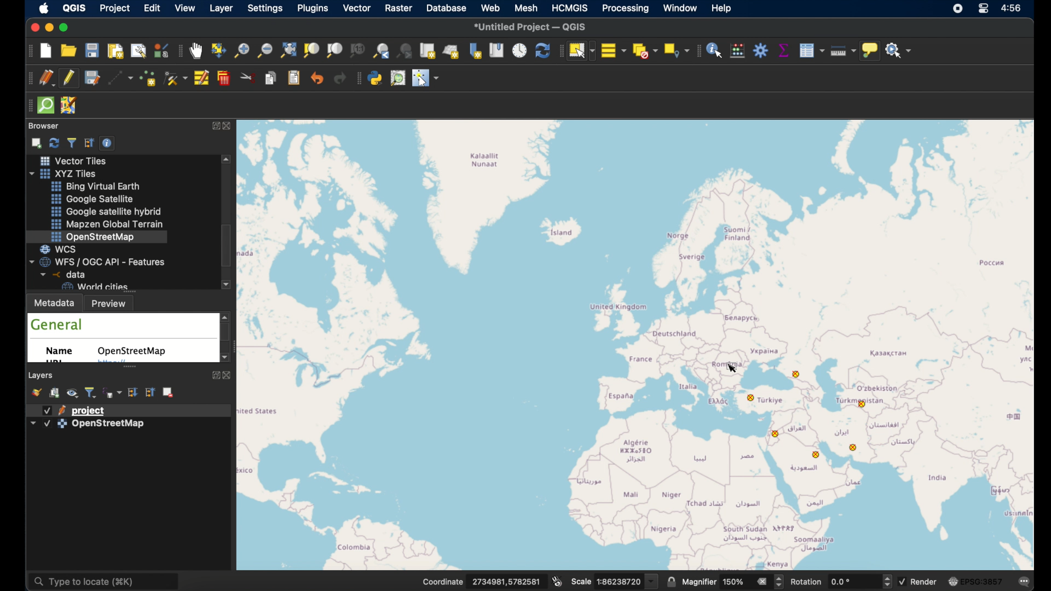 This screenshot has height=591, width=1051. I want to click on Increase or decrease rotation, so click(886, 581).